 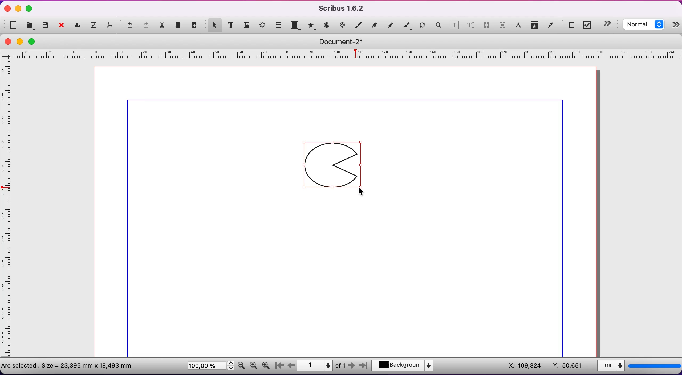 I want to click on maximize, so click(x=29, y=9).